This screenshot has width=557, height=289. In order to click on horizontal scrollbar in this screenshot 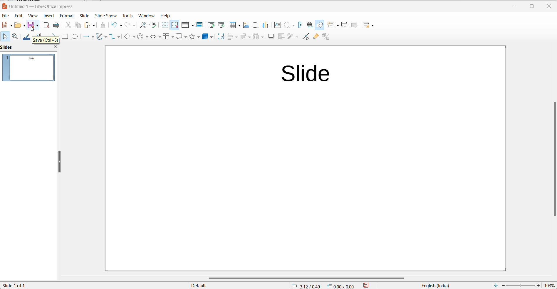, I will do `click(307, 278)`.